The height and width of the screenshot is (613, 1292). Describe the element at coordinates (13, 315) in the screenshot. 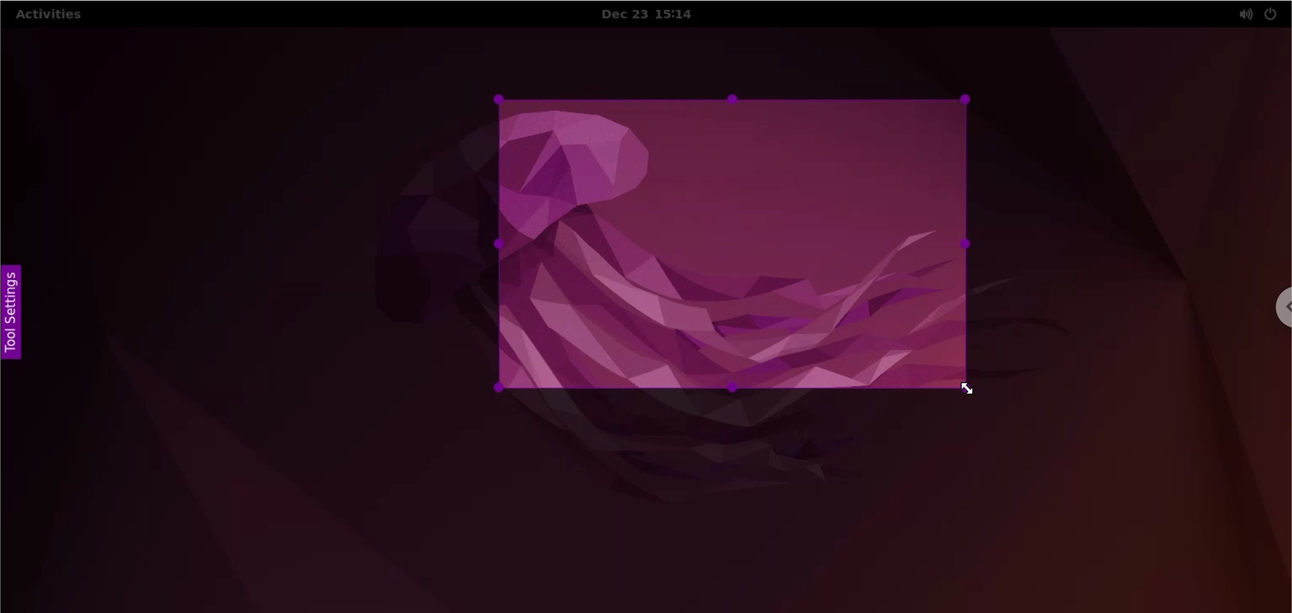

I see `tool settings` at that location.